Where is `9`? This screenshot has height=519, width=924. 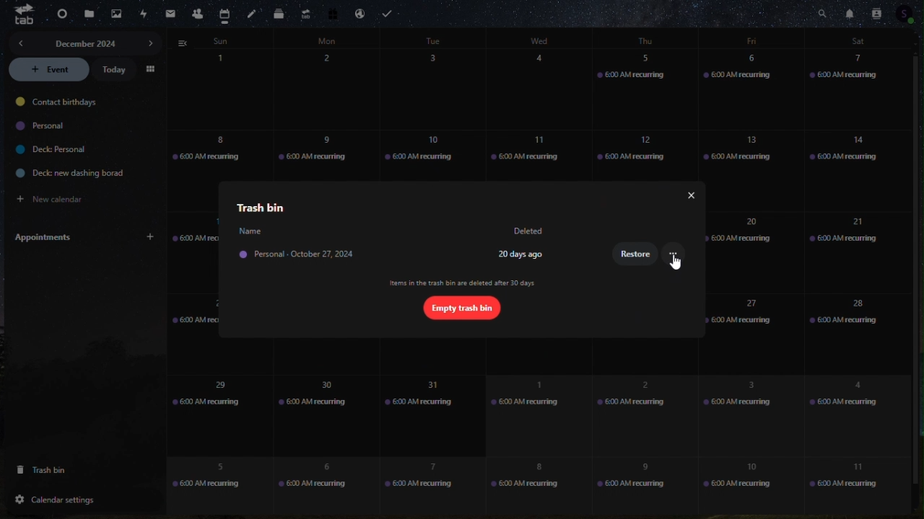
9 is located at coordinates (323, 152).